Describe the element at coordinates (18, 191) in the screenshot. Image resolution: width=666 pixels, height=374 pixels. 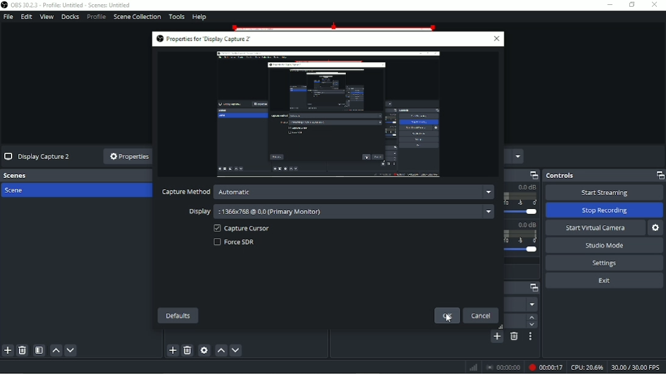
I see `Scene` at that location.